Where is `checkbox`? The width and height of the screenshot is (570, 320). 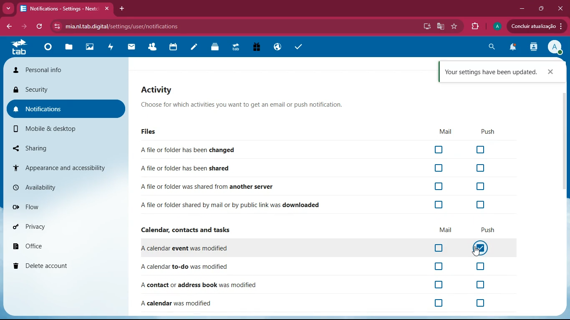 checkbox is located at coordinates (480, 187).